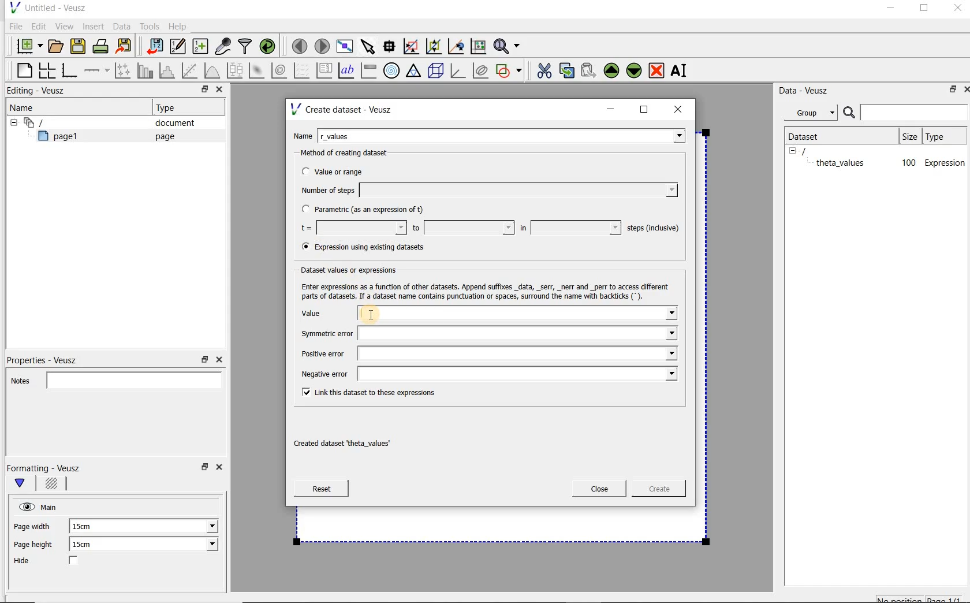  Describe the element at coordinates (814, 150) in the screenshot. I see `/document name` at that location.